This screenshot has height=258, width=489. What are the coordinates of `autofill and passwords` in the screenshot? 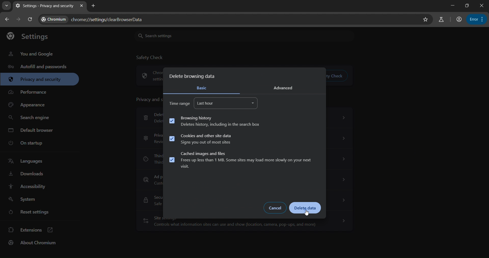 It's located at (39, 68).